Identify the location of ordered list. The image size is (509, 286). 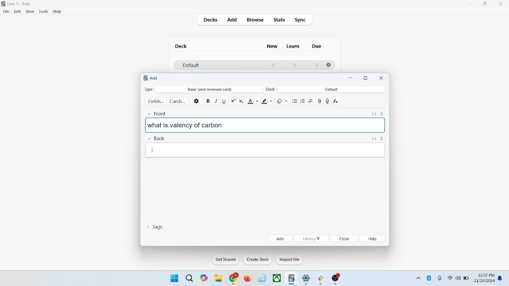
(304, 101).